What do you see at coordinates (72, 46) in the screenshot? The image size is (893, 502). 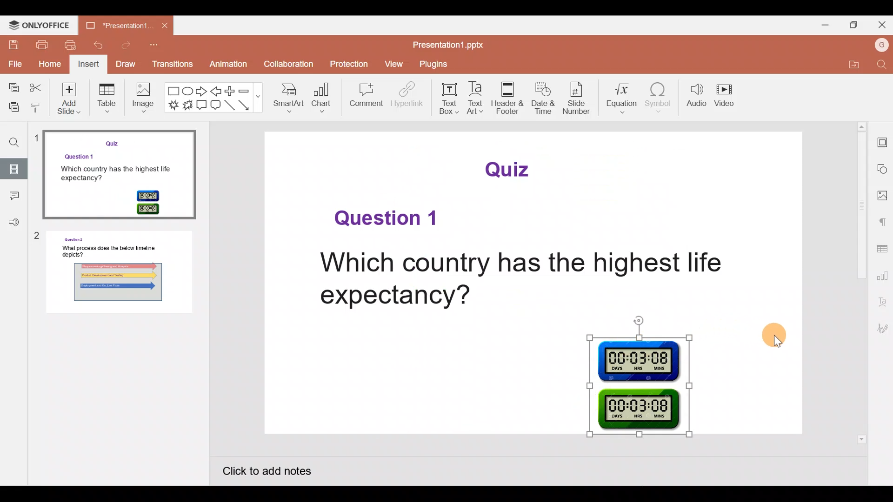 I see `Quick print` at bounding box center [72, 46].